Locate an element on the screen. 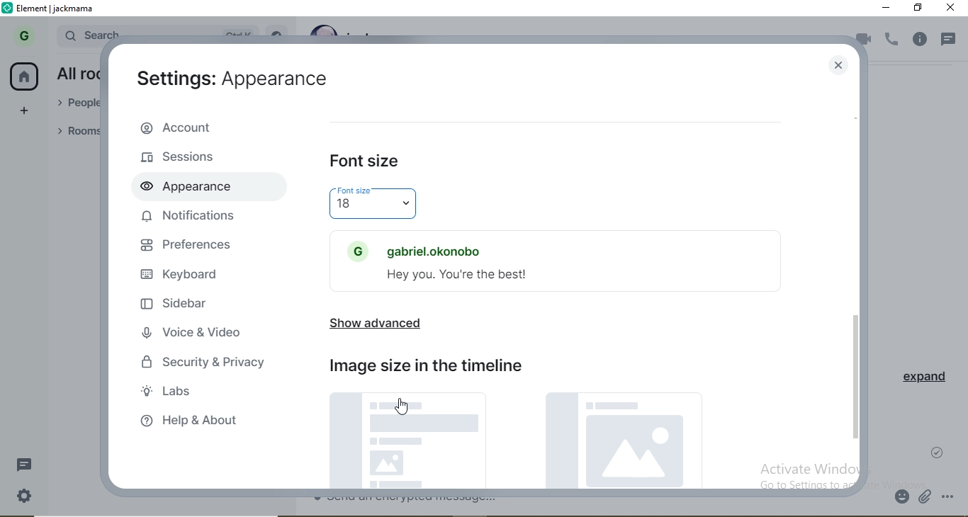  people is located at coordinates (77, 105).